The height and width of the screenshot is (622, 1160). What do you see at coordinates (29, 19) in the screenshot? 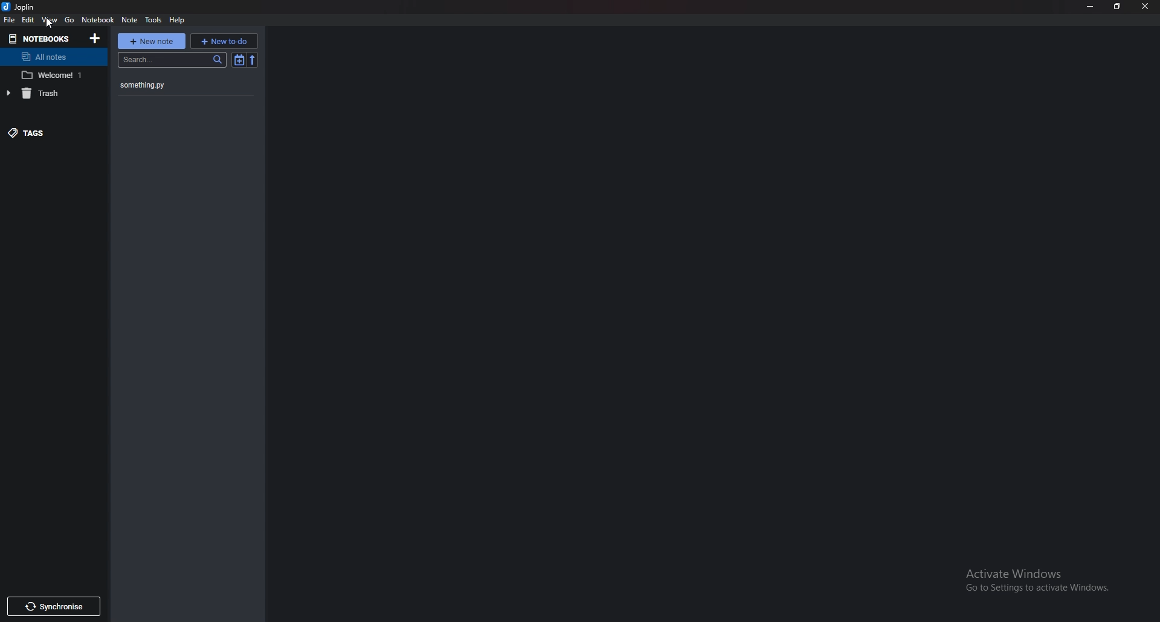
I see `edit` at bounding box center [29, 19].